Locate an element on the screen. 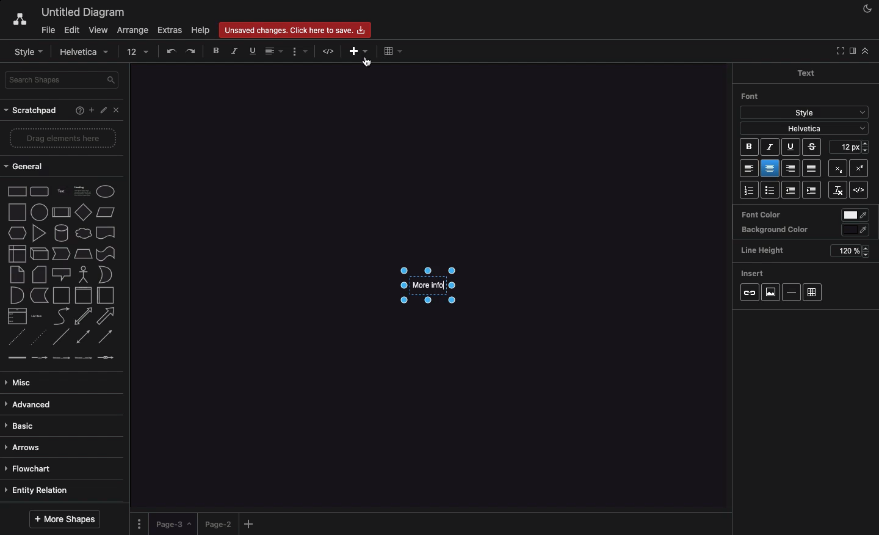  data storage is located at coordinates (40, 296).